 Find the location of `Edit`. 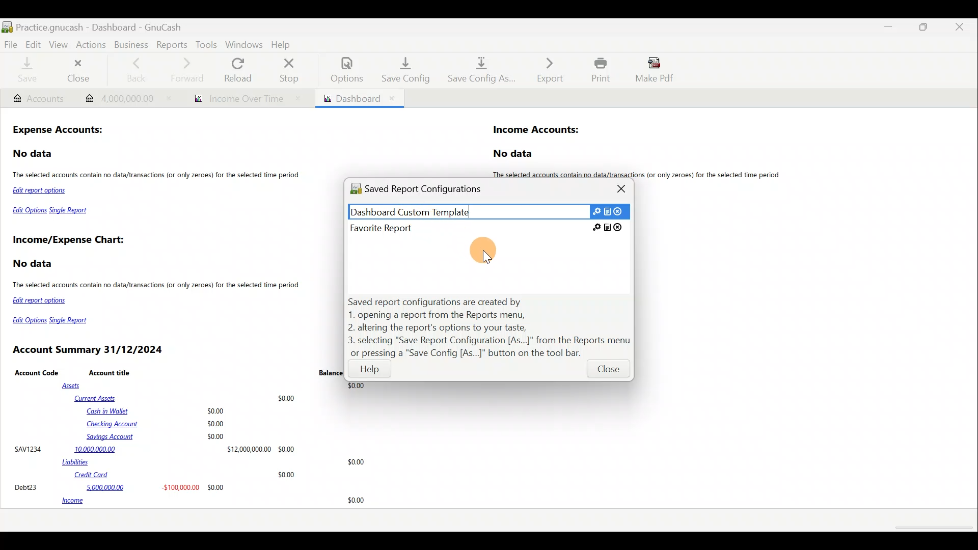

Edit is located at coordinates (33, 44).